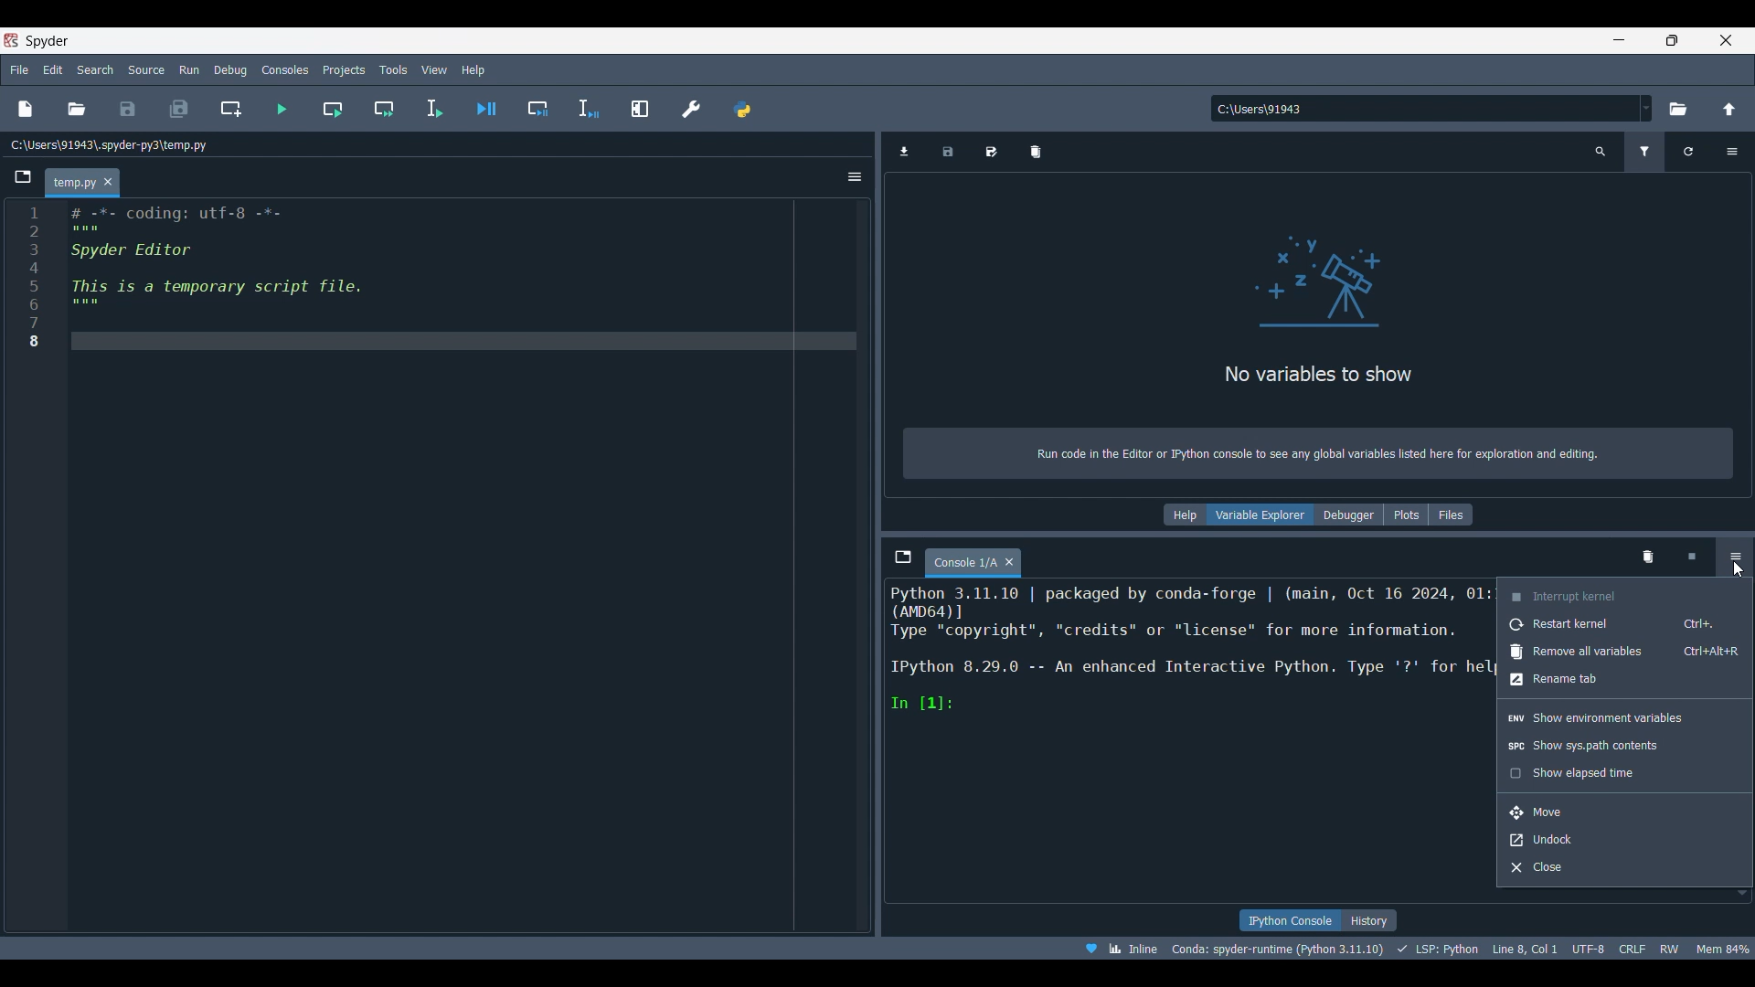 The width and height of the screenshot is (1755, 987). What do you see at coordinates (1737, 569) in the screenshot?
I see `Cursor position unchanged` at bounding box center [1737, 569].